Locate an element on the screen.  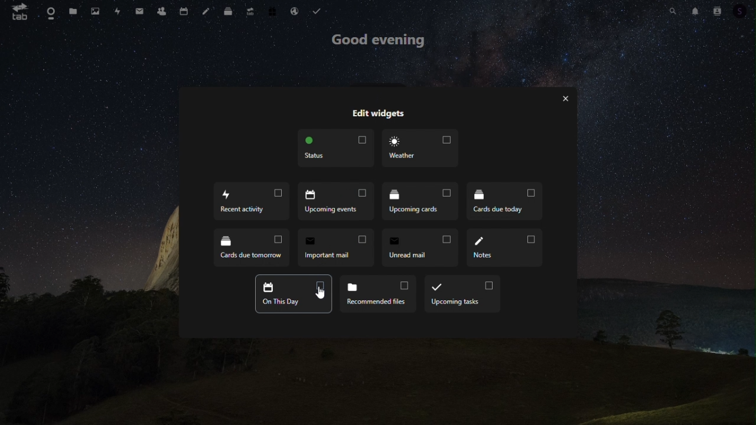
Weather is located at coordinates (419, 148).